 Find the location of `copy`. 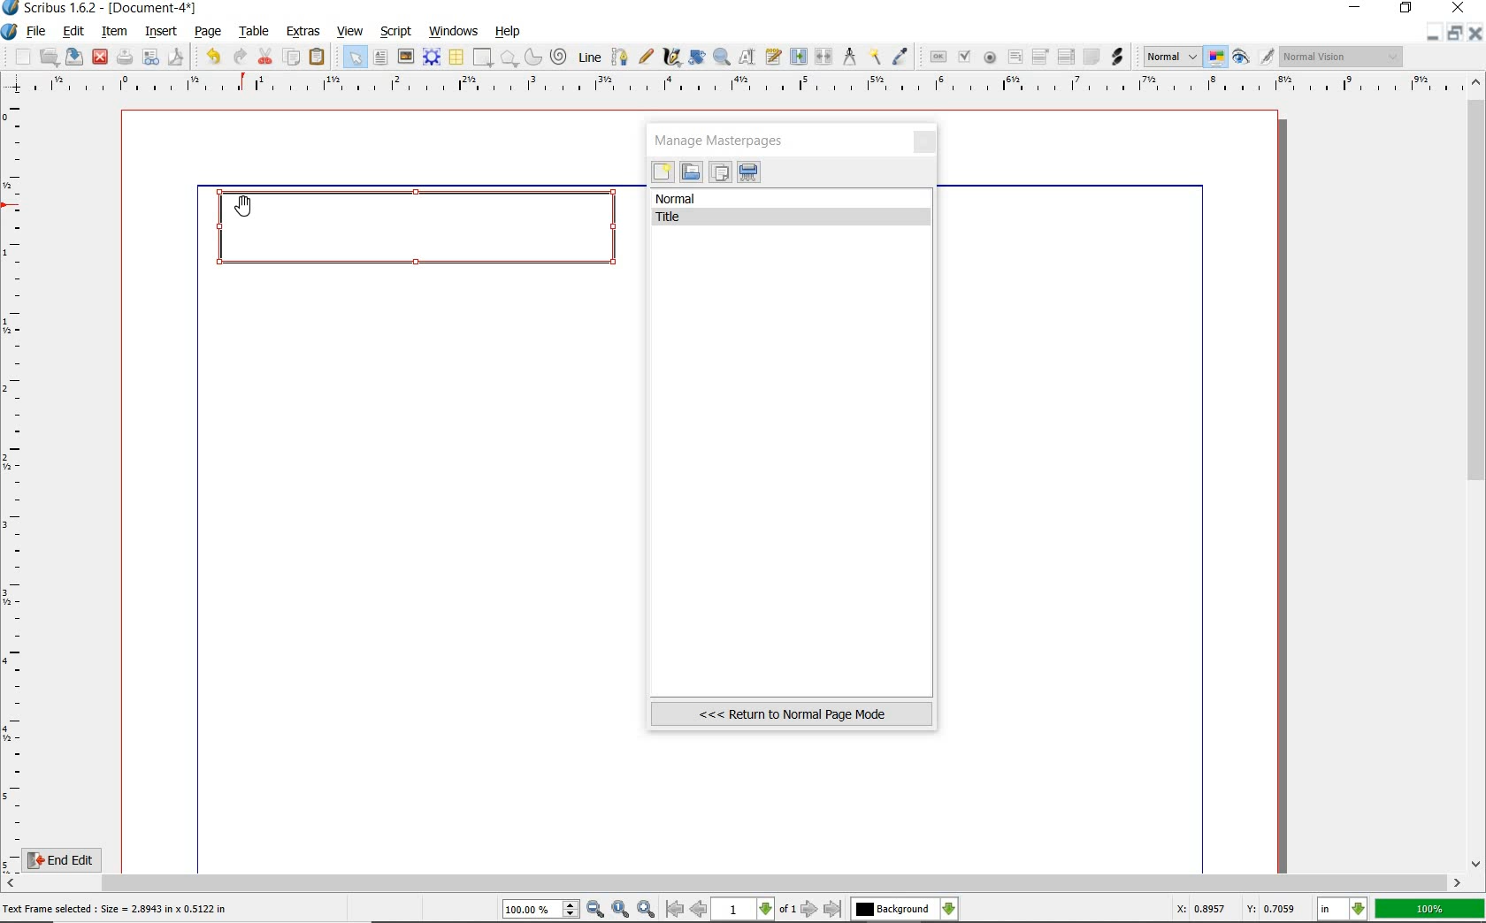

copy is located at coordinates (292, 56).